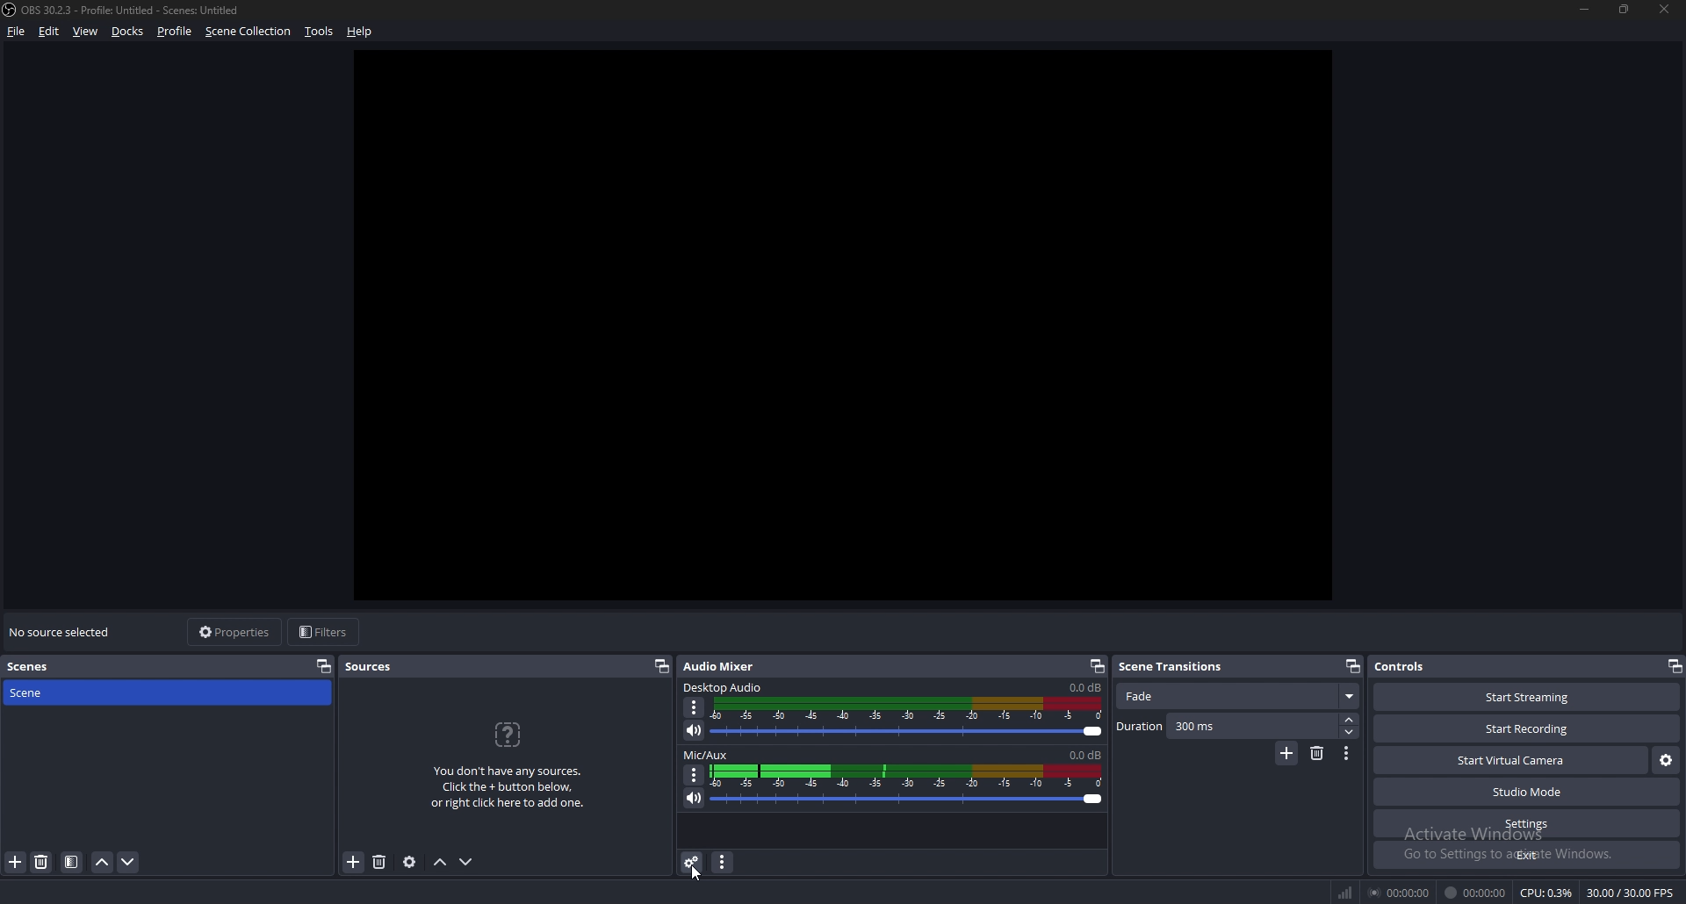 Image resolution: width=1686 pixels, height=904 pixels. I want to click on scenes, so click(38, 665).